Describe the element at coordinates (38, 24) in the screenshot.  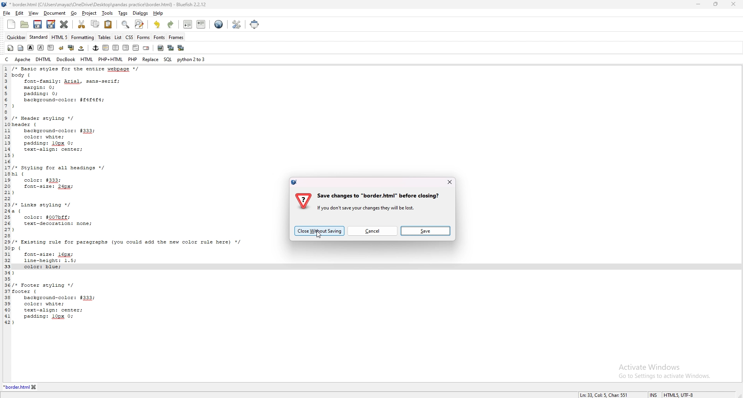
I see `save` at that location.